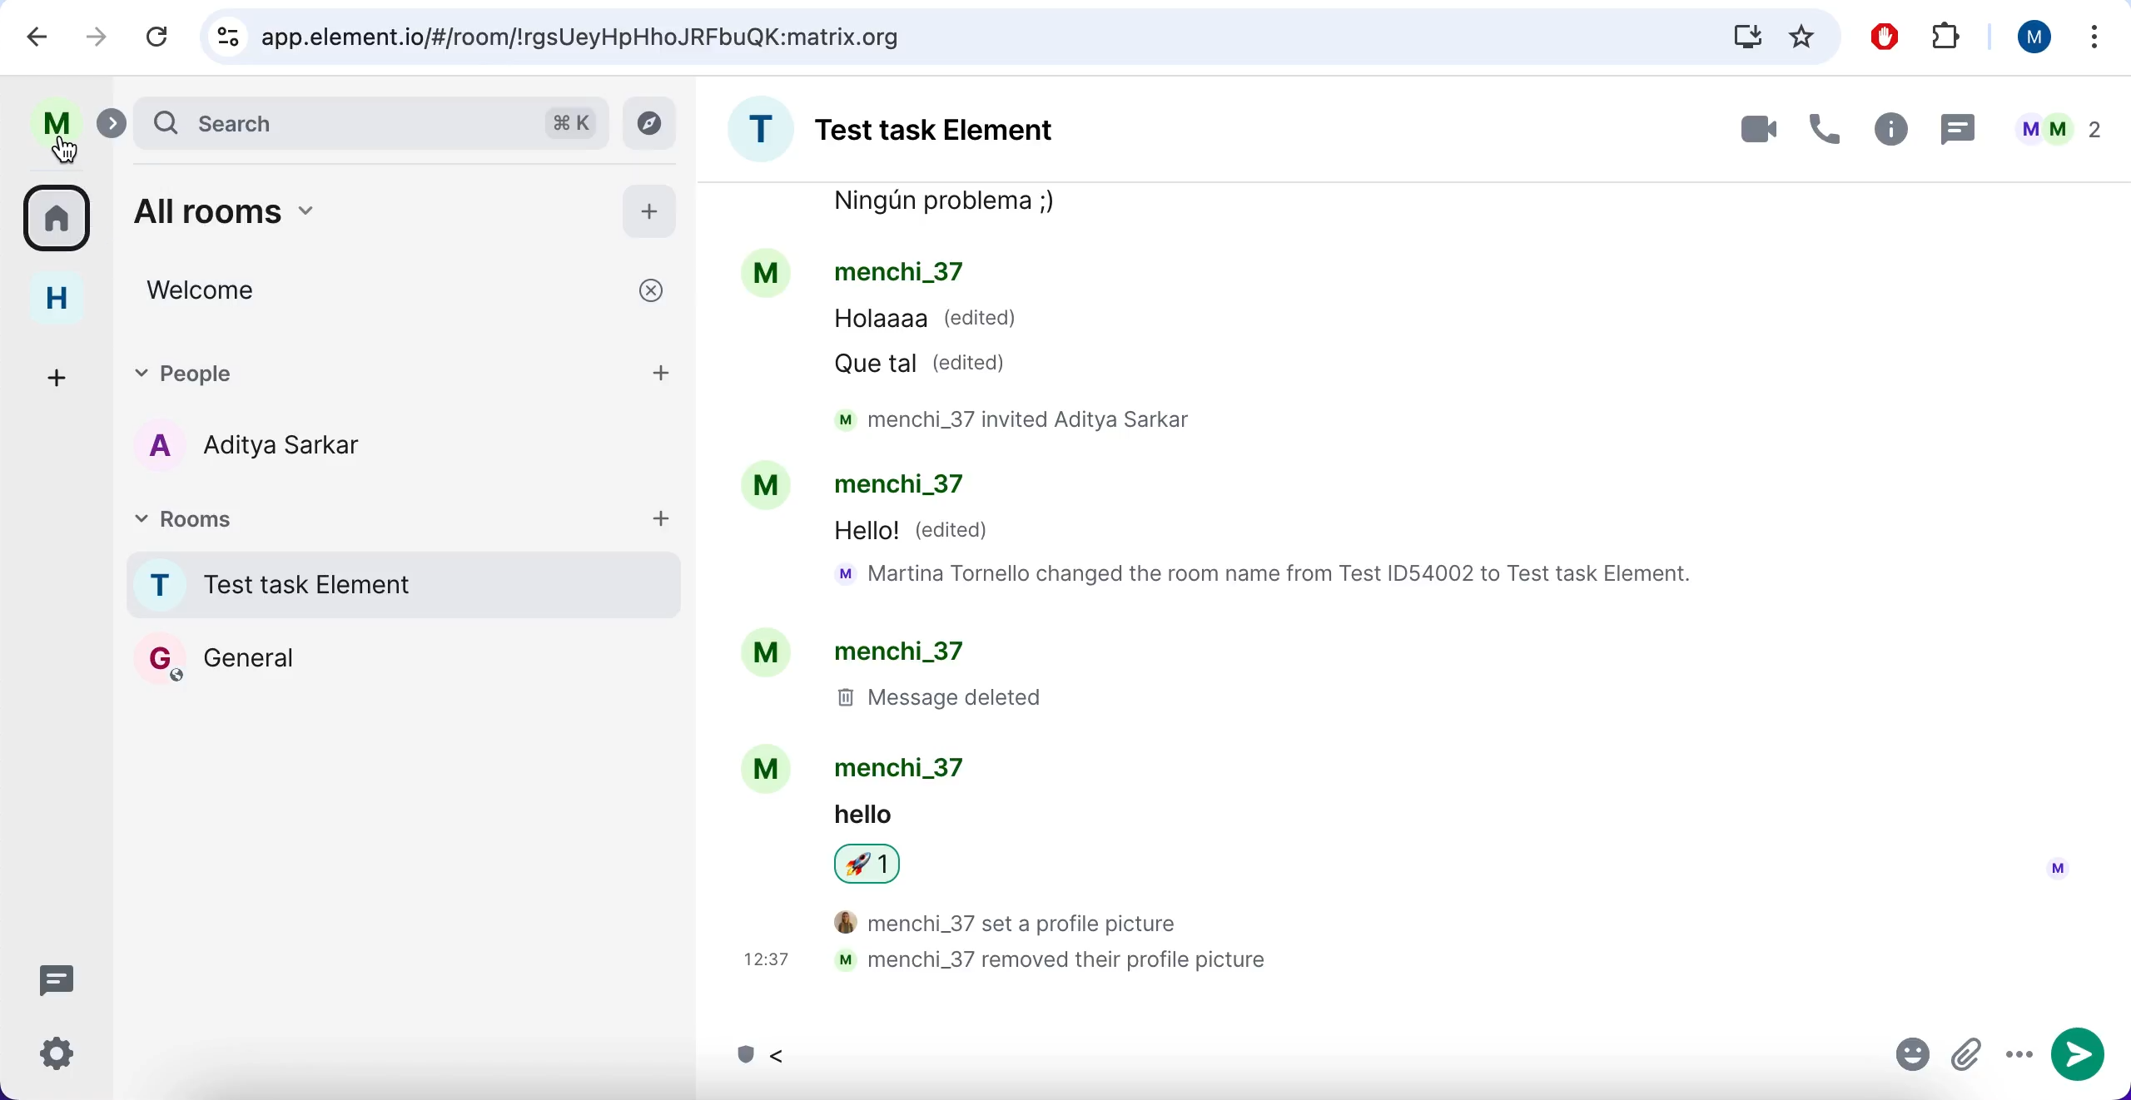 The image size is (2131, 1100). Describe the element at coordinates (55, 302) in the screenshot. I see `home` at that location.